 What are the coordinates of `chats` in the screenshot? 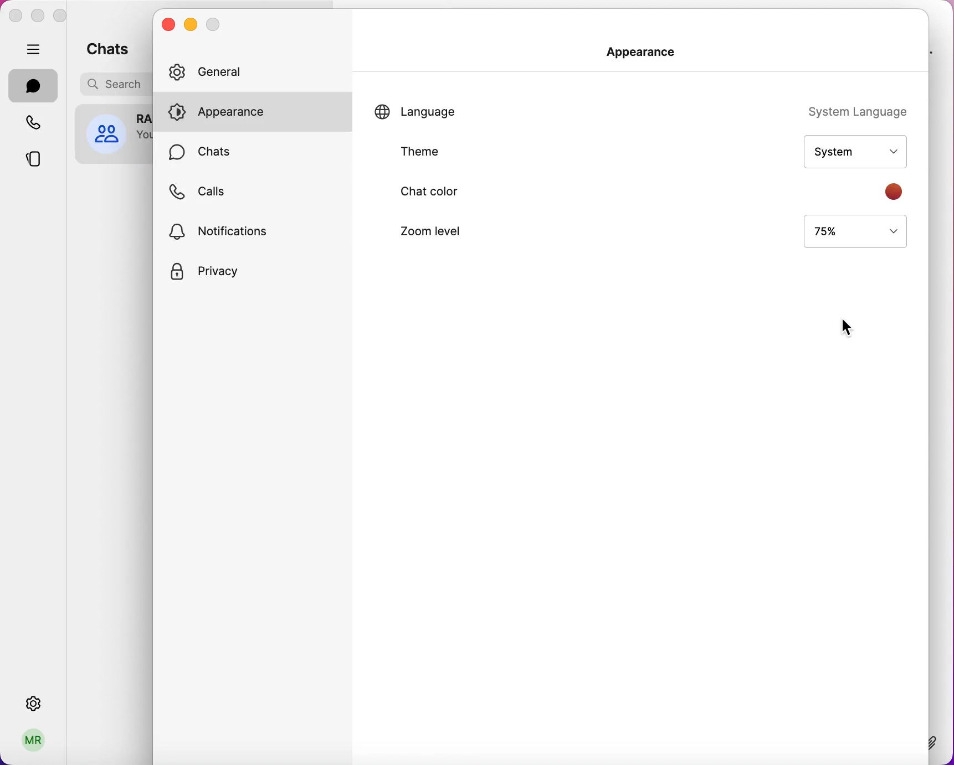 It's located at (112, 49).